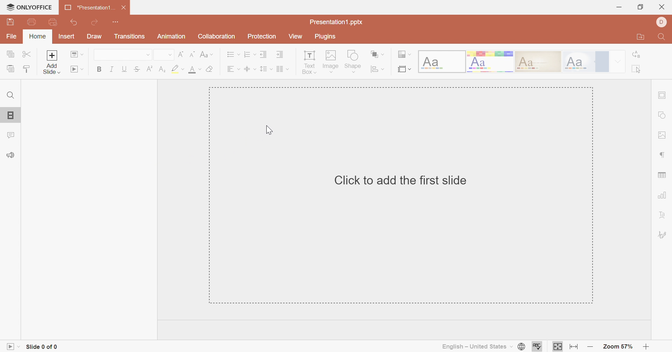 Image resolution: width=672 pixels, height=352 pixels. What do you see at coordinates (129, 36) in the screenshot?
I see `Transitions` at bounding box center [129, 36].